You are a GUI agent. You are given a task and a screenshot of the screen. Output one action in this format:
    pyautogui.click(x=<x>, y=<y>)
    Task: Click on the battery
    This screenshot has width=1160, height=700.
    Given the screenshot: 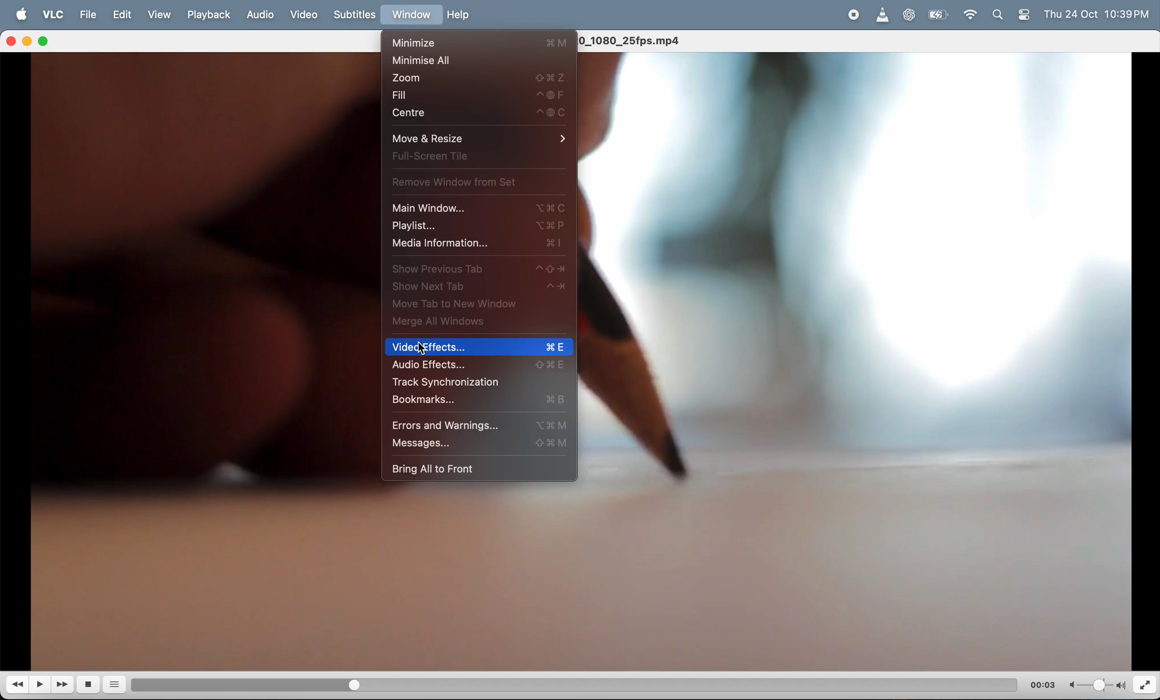 What is the action you would take?
    pyautogui.click(x=938, y=16)
    